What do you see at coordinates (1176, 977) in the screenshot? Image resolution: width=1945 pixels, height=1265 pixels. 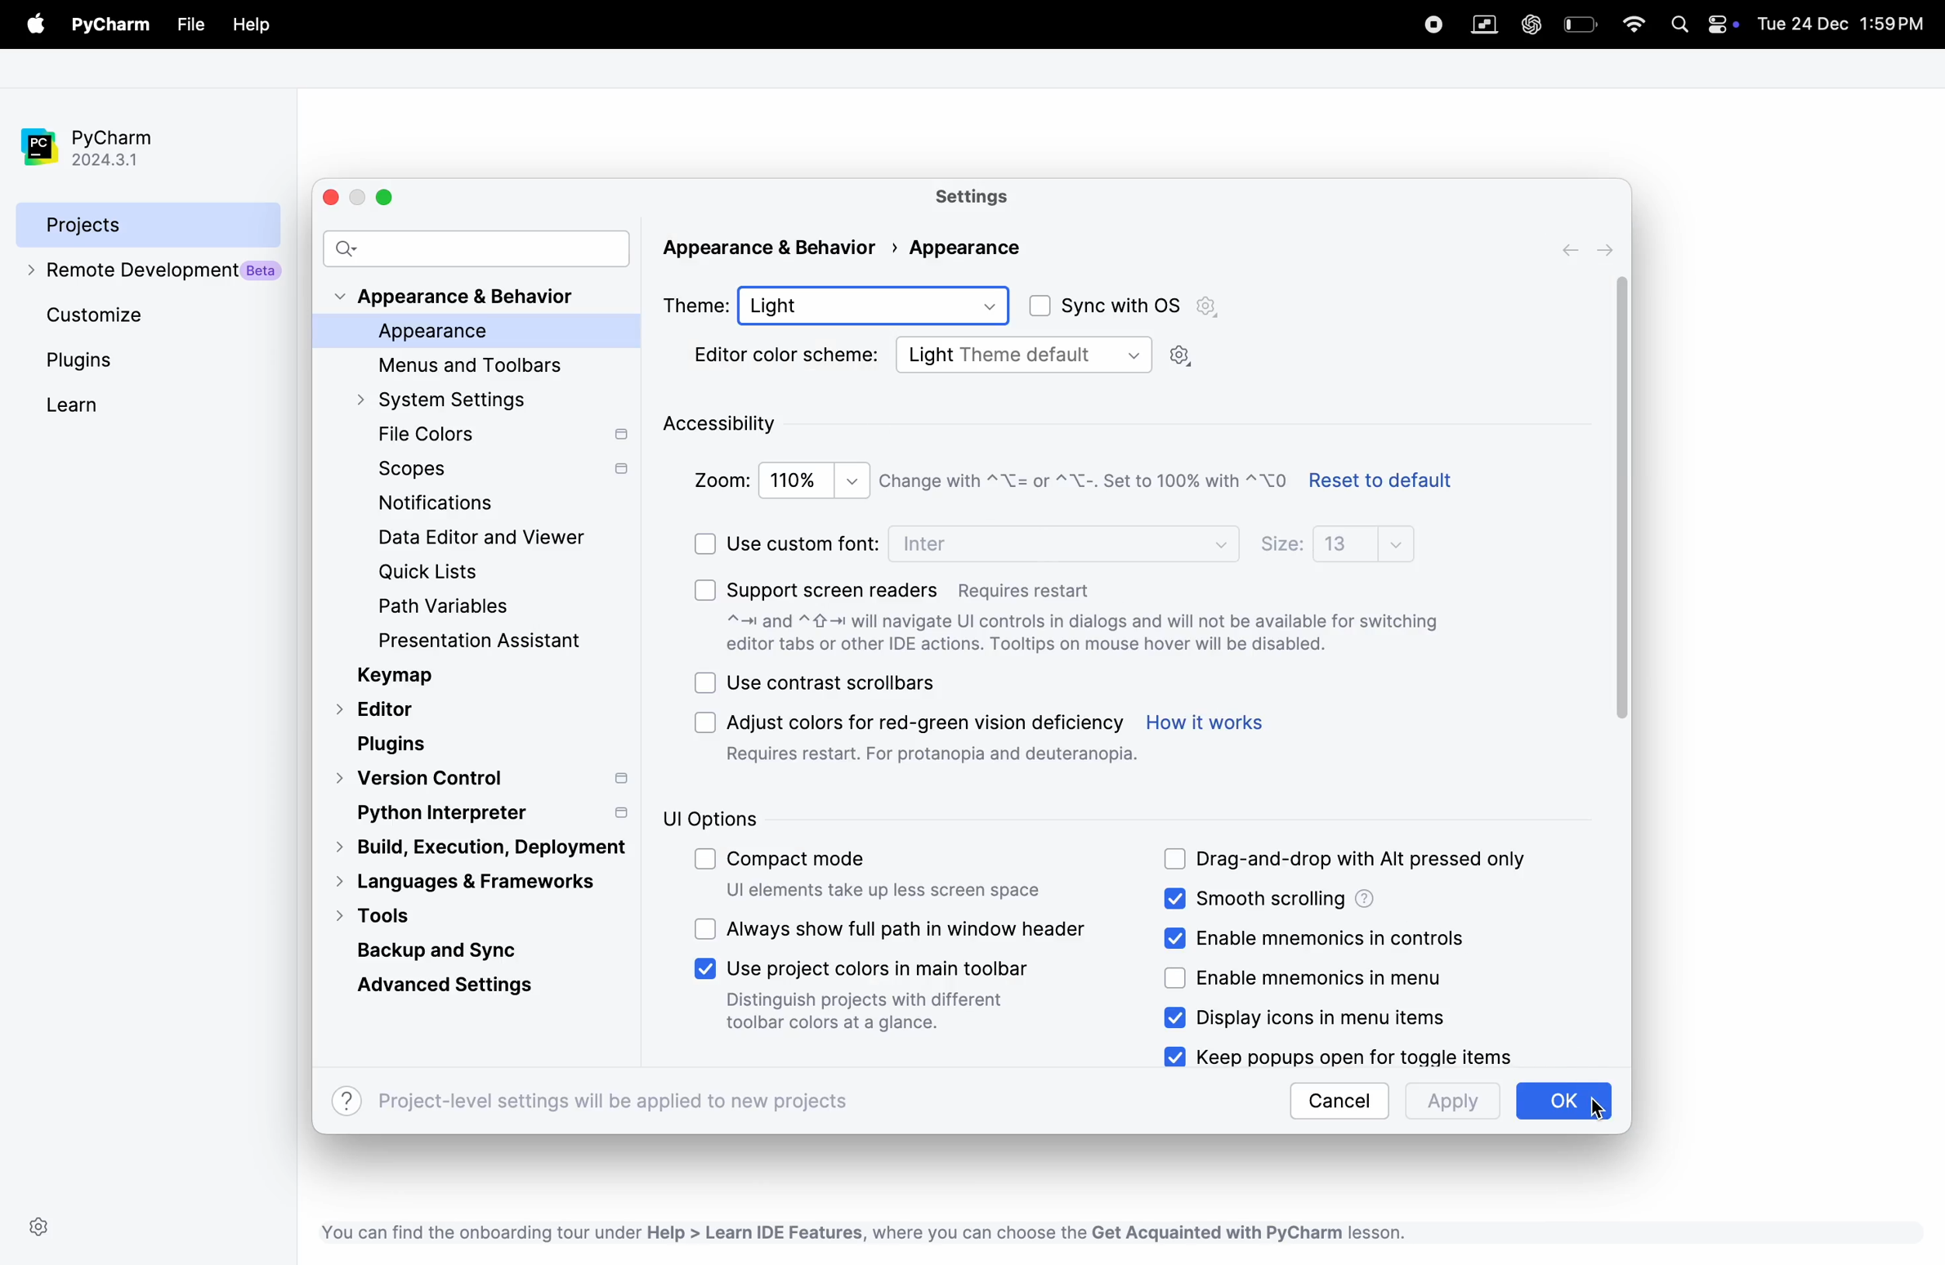 I see `check boxes` at bounding box center [1176, 977].